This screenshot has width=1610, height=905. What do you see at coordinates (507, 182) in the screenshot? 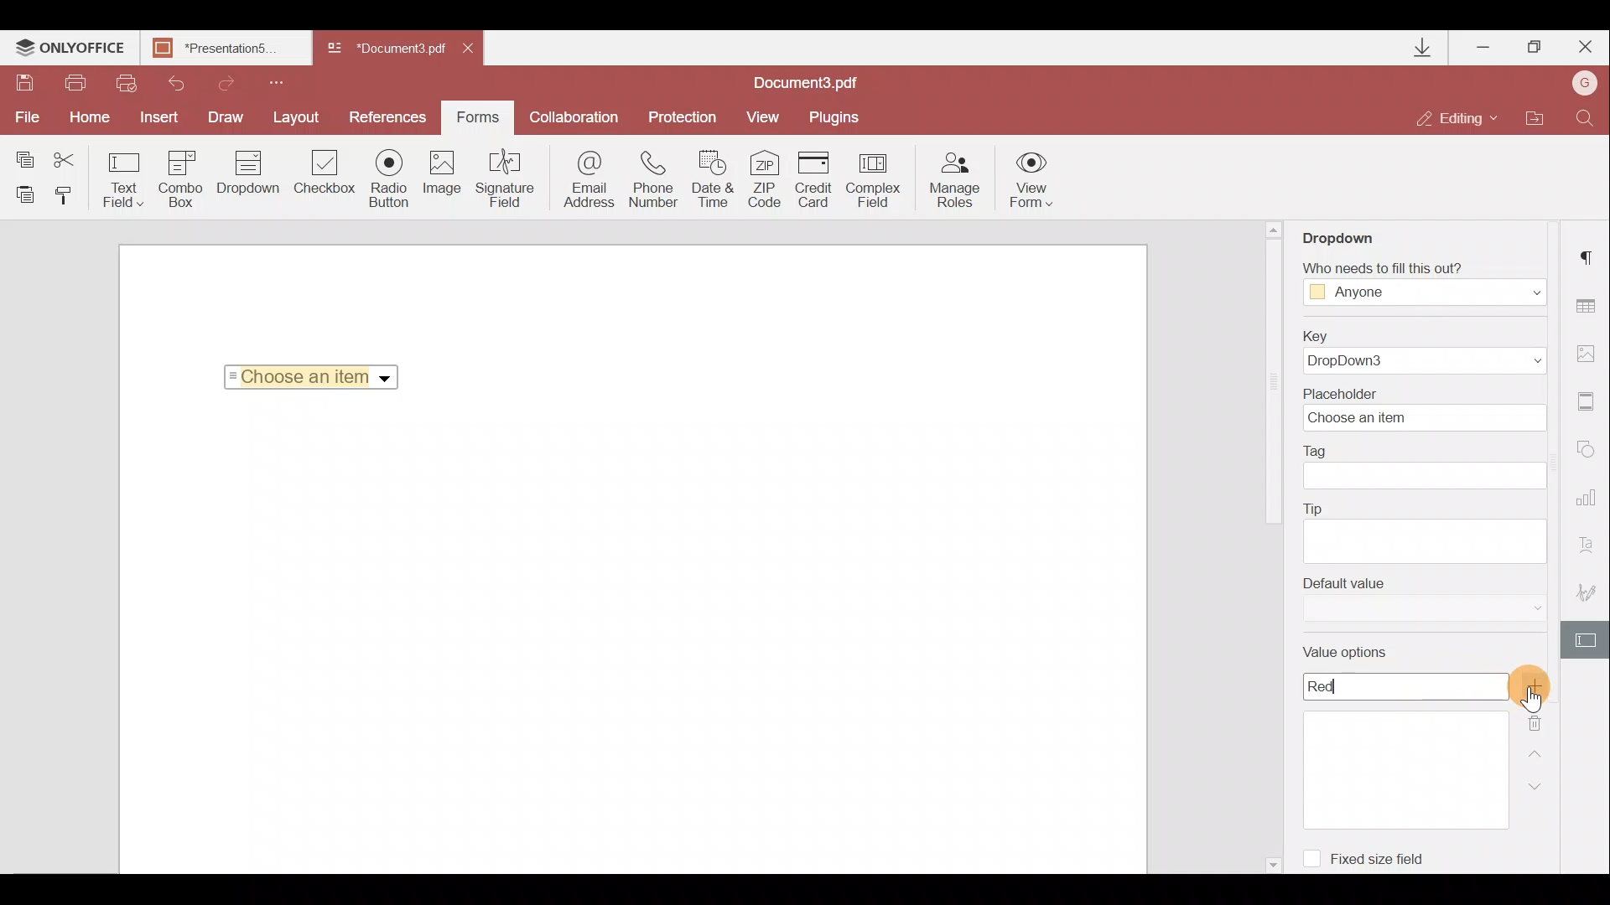
I see `Signature field` at bounding box center [507, 182].